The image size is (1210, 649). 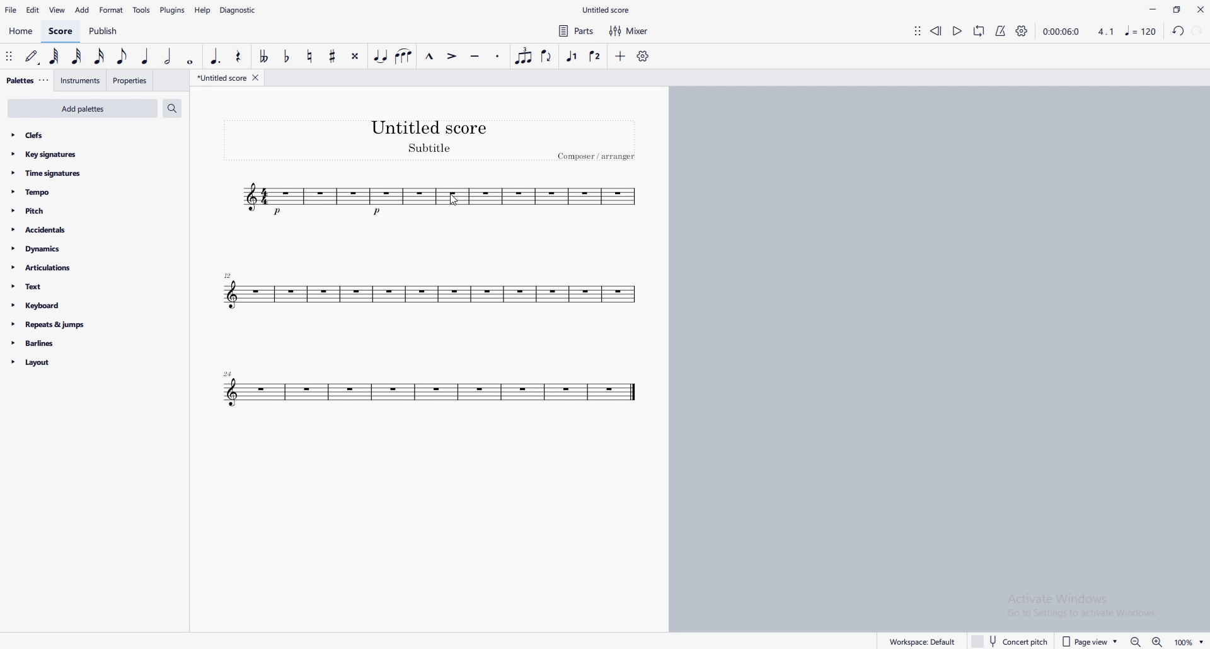 I want to click on add, so click(x=620, y=57).